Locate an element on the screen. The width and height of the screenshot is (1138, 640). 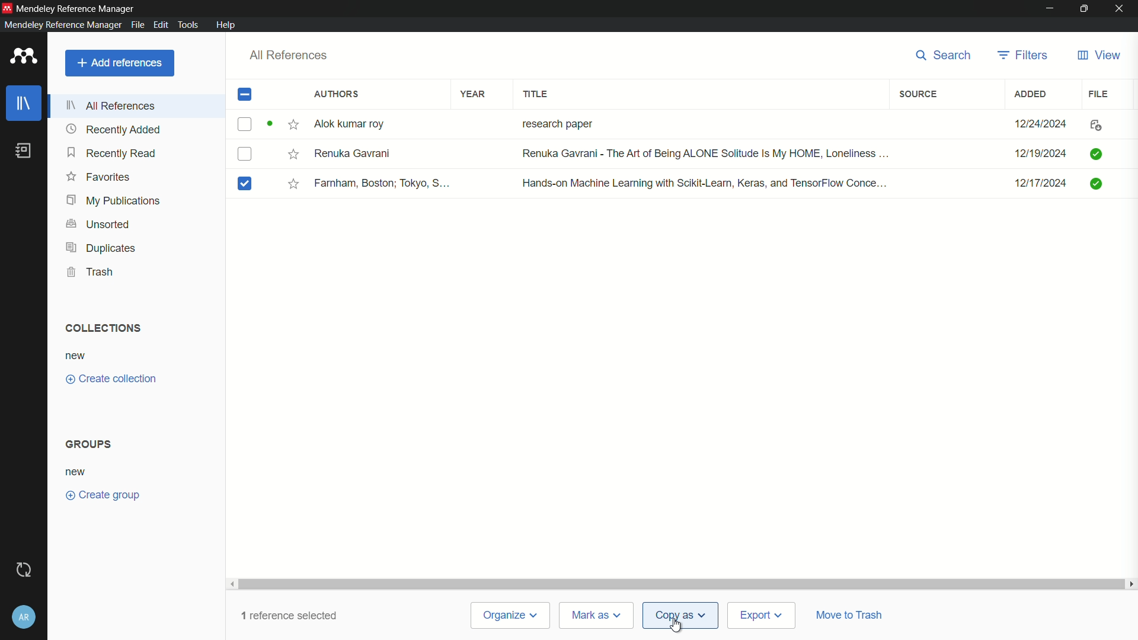
duplicates is located at coordinates (99, 248).